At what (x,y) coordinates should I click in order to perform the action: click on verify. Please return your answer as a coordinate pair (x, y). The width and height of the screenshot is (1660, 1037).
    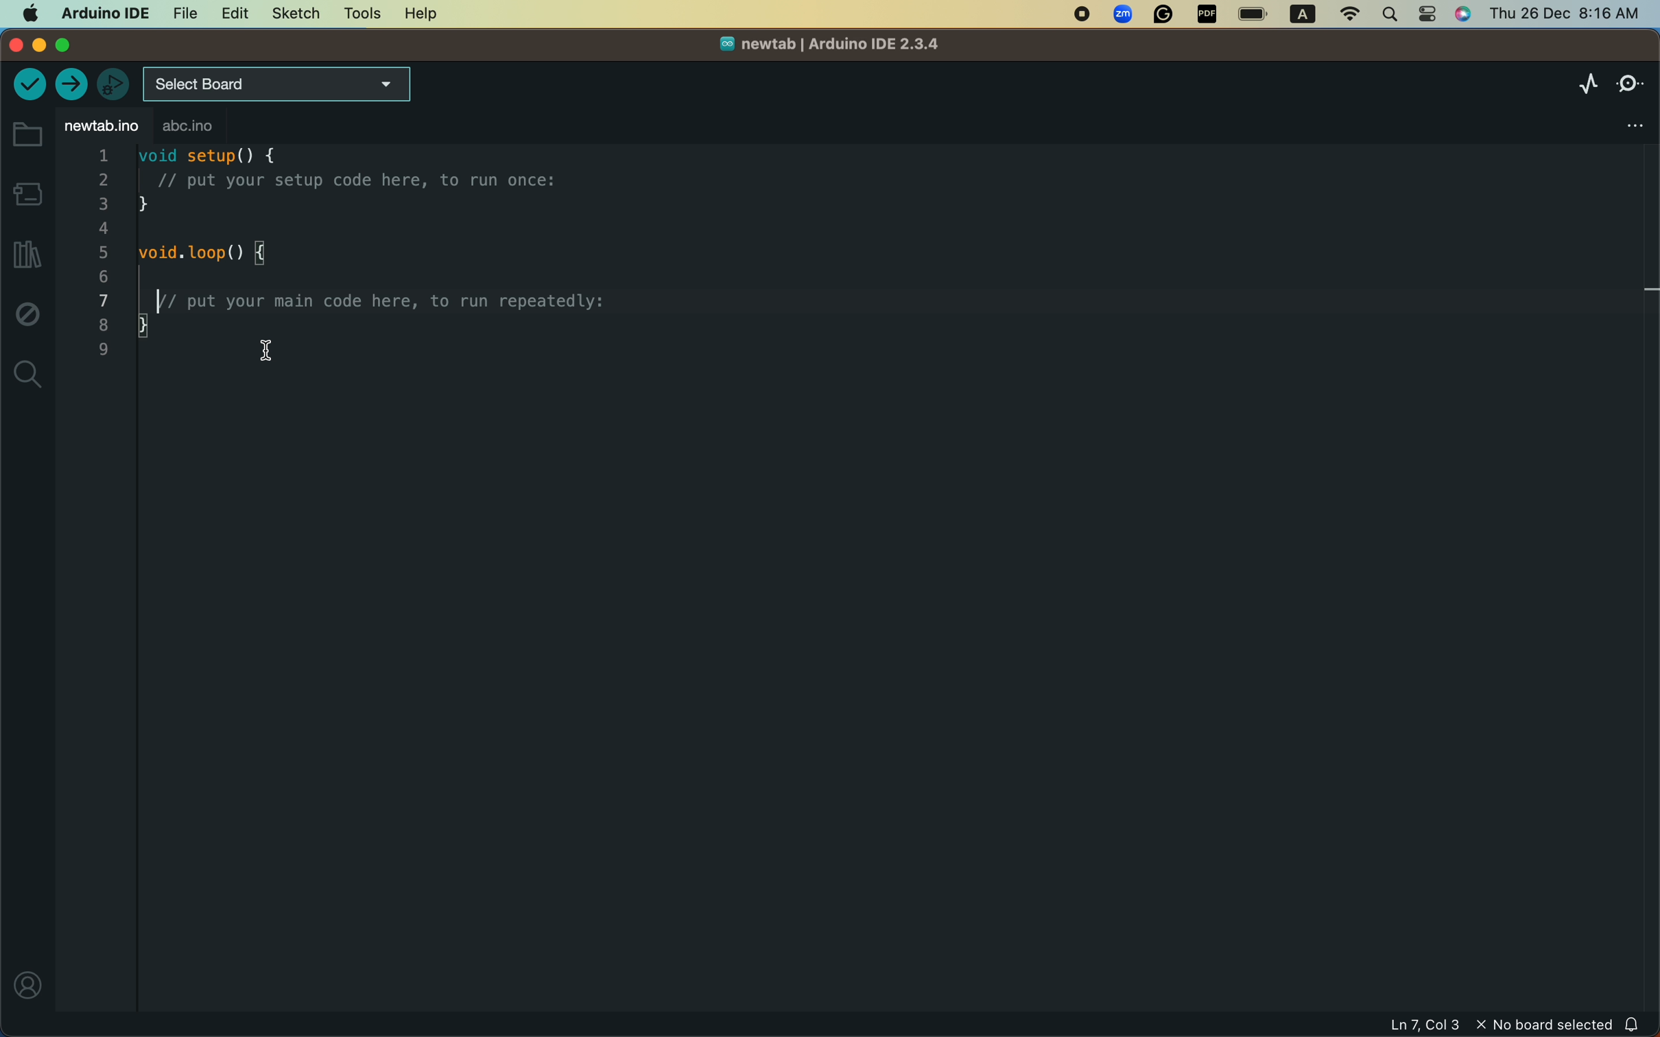
    Looking at the image, I should click on (28, 86).